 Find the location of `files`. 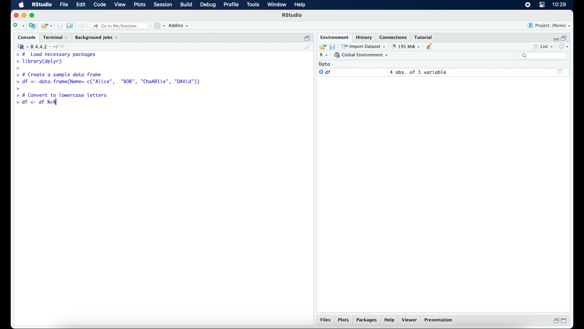

files is located at coordinates (325, 321).